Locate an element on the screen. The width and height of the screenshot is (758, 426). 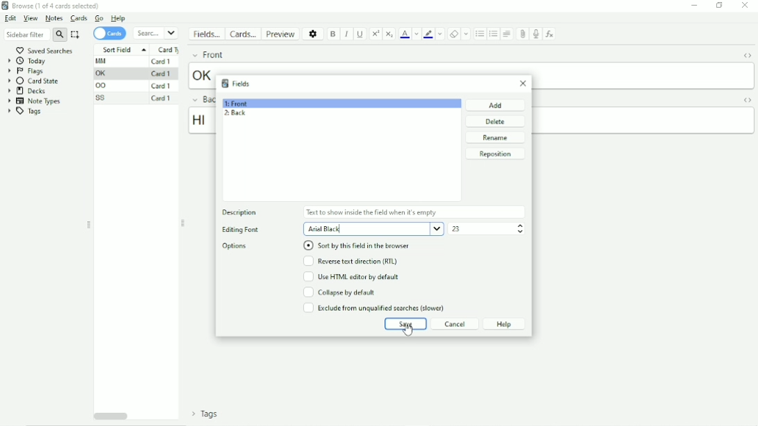
Fields is located at coordinates (237, 83).